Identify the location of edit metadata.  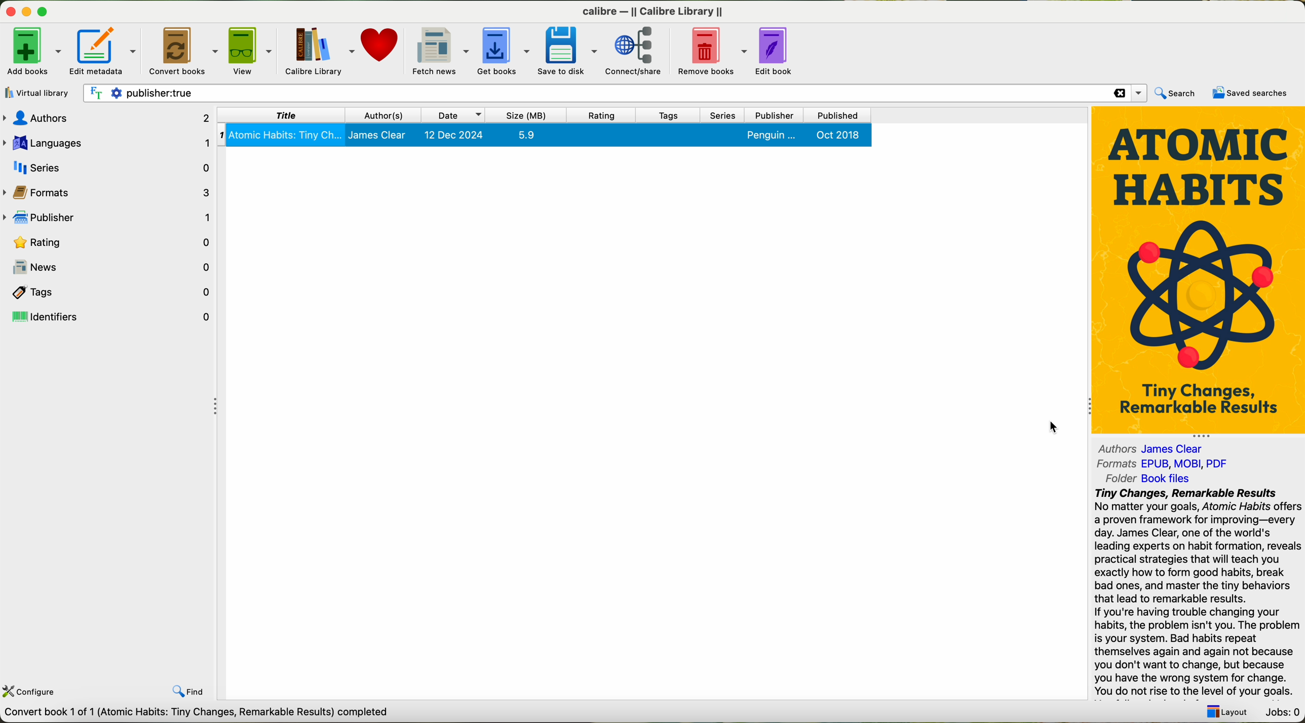
(103, 51).